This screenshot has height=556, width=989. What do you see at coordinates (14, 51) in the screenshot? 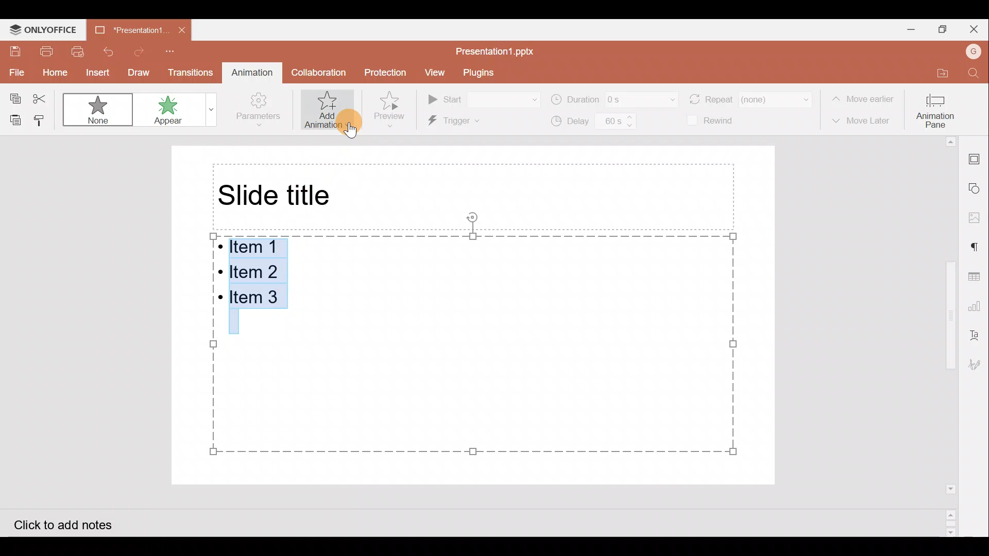
I see `Save` at bounding box center [14, 51].